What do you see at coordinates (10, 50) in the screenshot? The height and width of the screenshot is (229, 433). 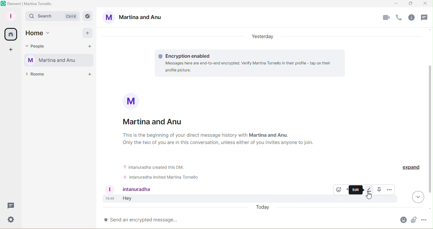 I see `Create a space` at bounding box center [10, 50].